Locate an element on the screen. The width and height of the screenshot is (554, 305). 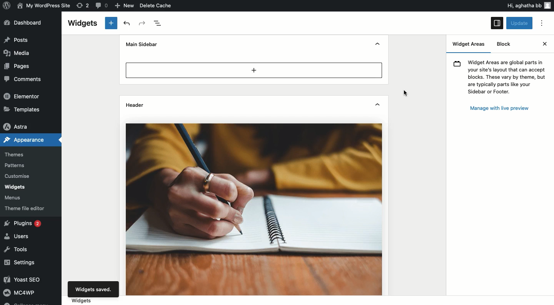
Options is located at coordinates (542, 23).